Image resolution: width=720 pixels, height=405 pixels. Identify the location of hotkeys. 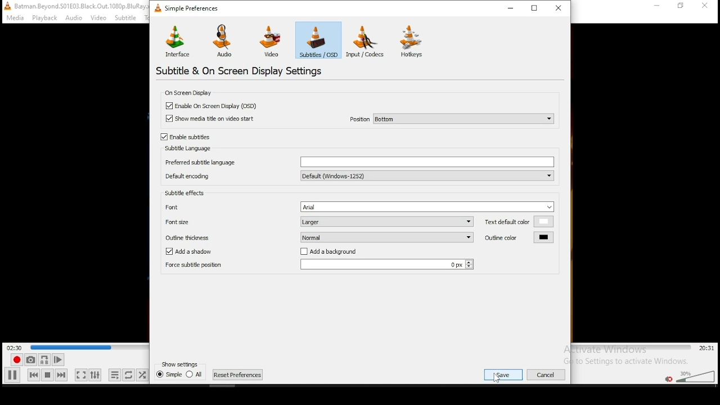
(412, 40).